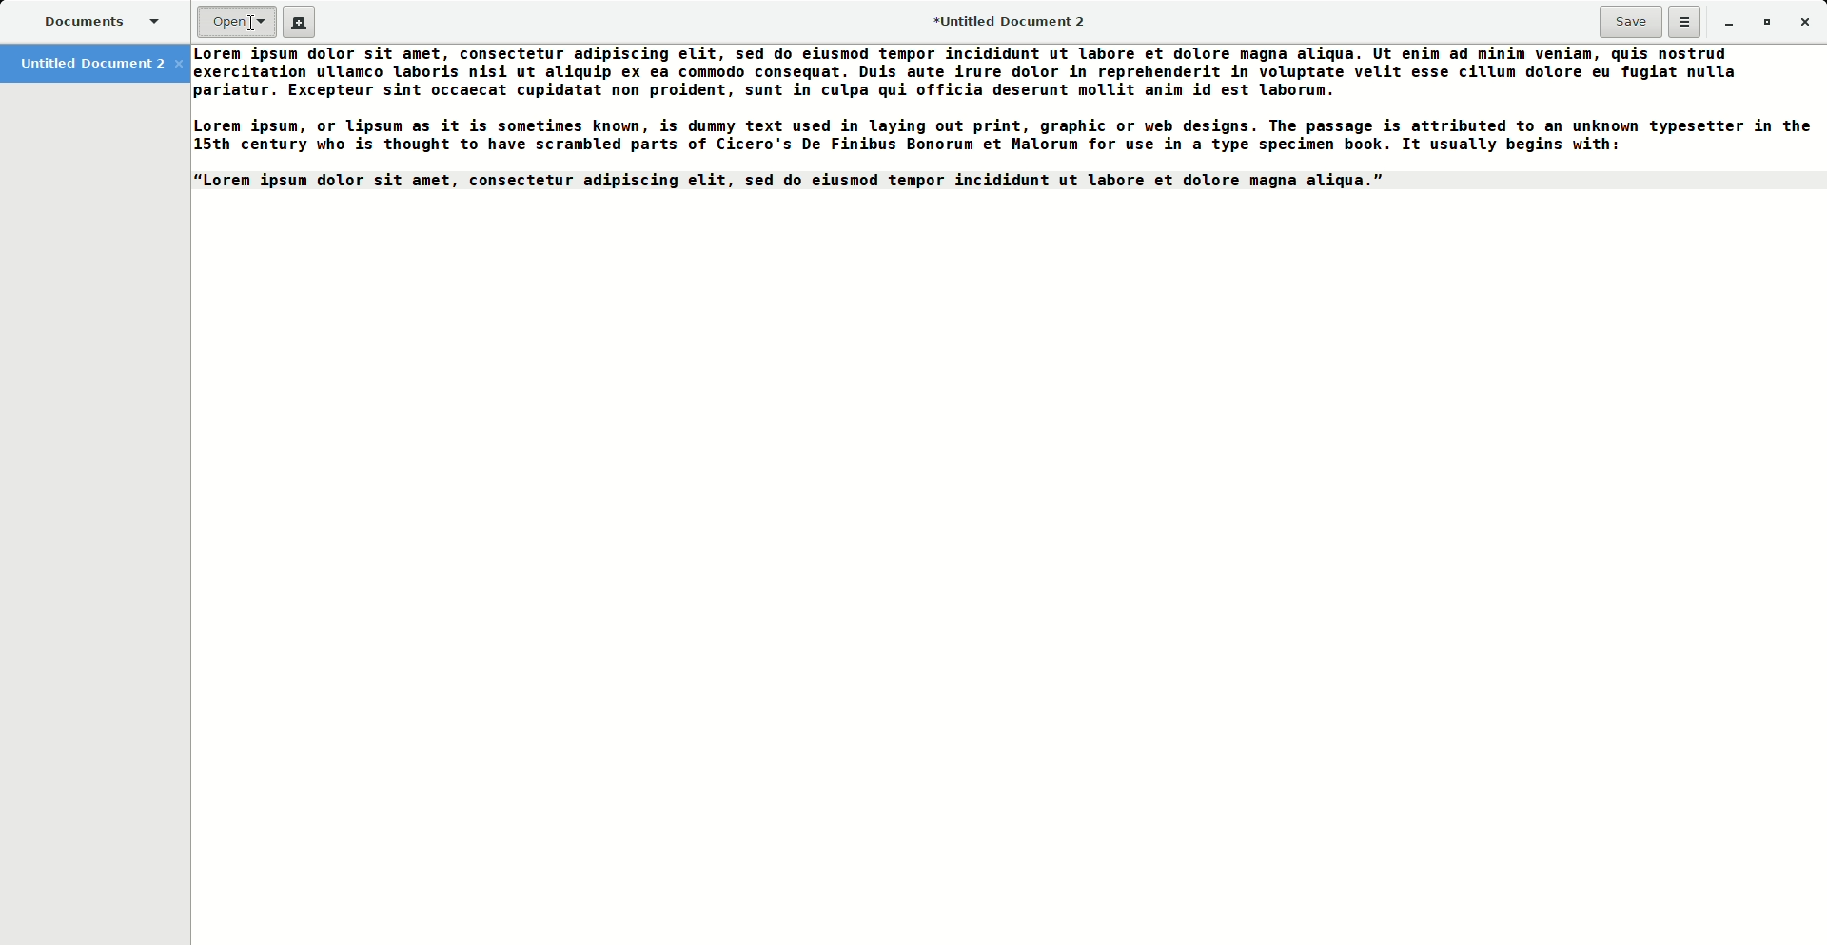  What do you see at coordinates (93, 18) in the screenshot?
I see `Documents` at bounding box center [93, 18].